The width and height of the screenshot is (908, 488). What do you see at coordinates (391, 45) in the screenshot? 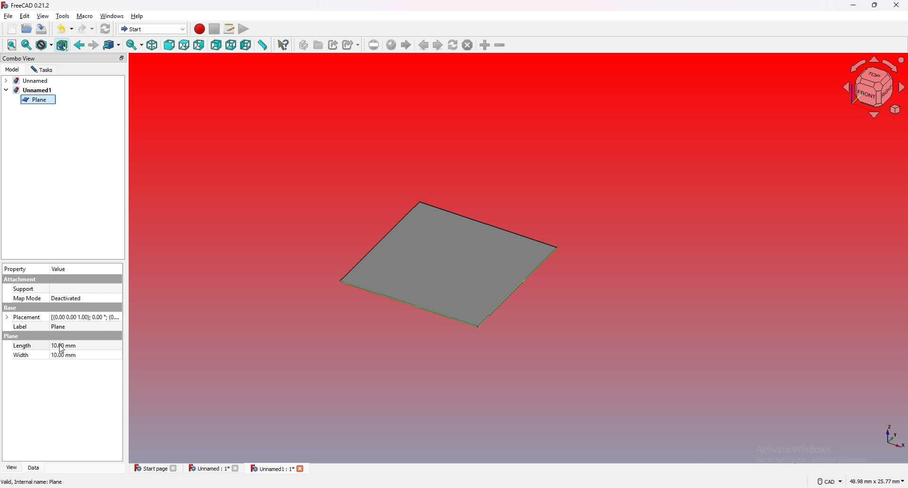
I see `go to website` at bounding box center [391, 45].